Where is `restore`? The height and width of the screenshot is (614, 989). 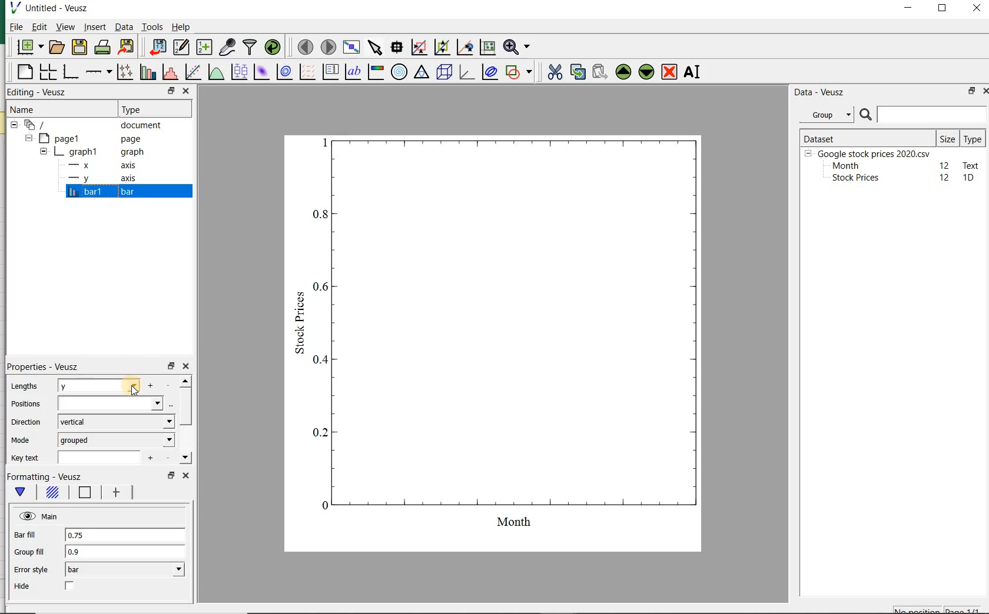
restore is located at coordinates (170, 475).